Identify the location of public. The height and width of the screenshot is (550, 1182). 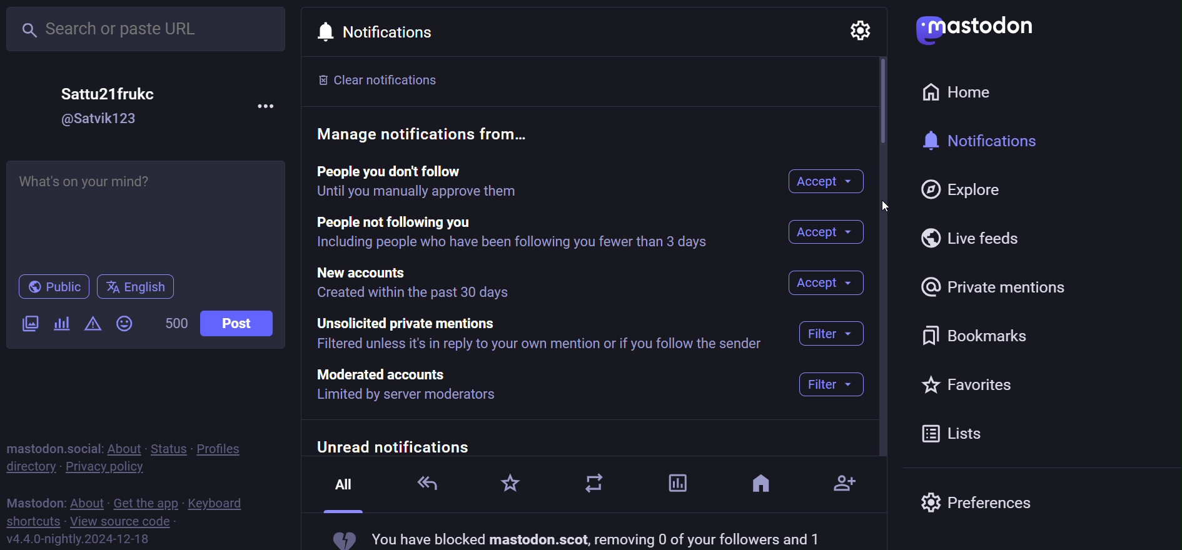
(51, 287).